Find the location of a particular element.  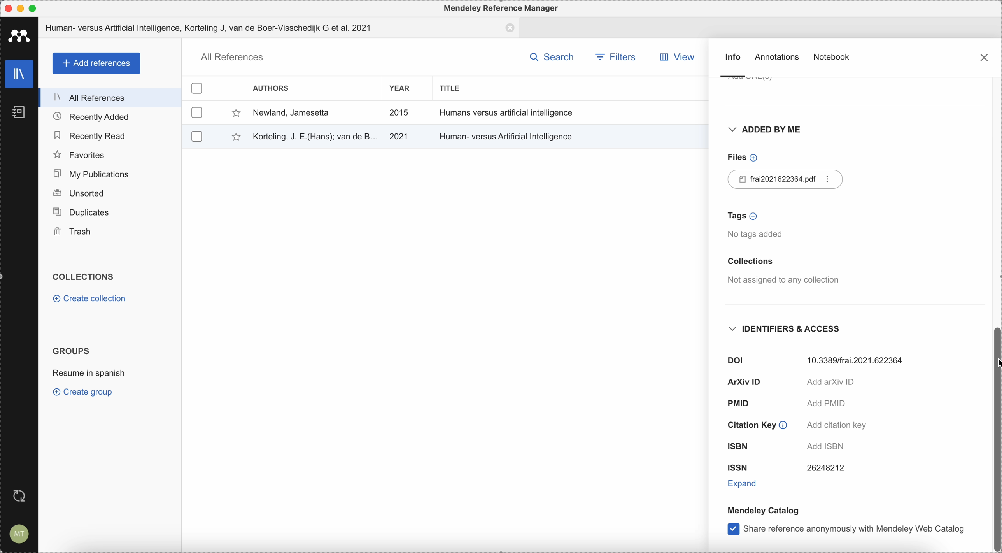

Humans versus artificial intelligence is located at coordinates (507, 112).